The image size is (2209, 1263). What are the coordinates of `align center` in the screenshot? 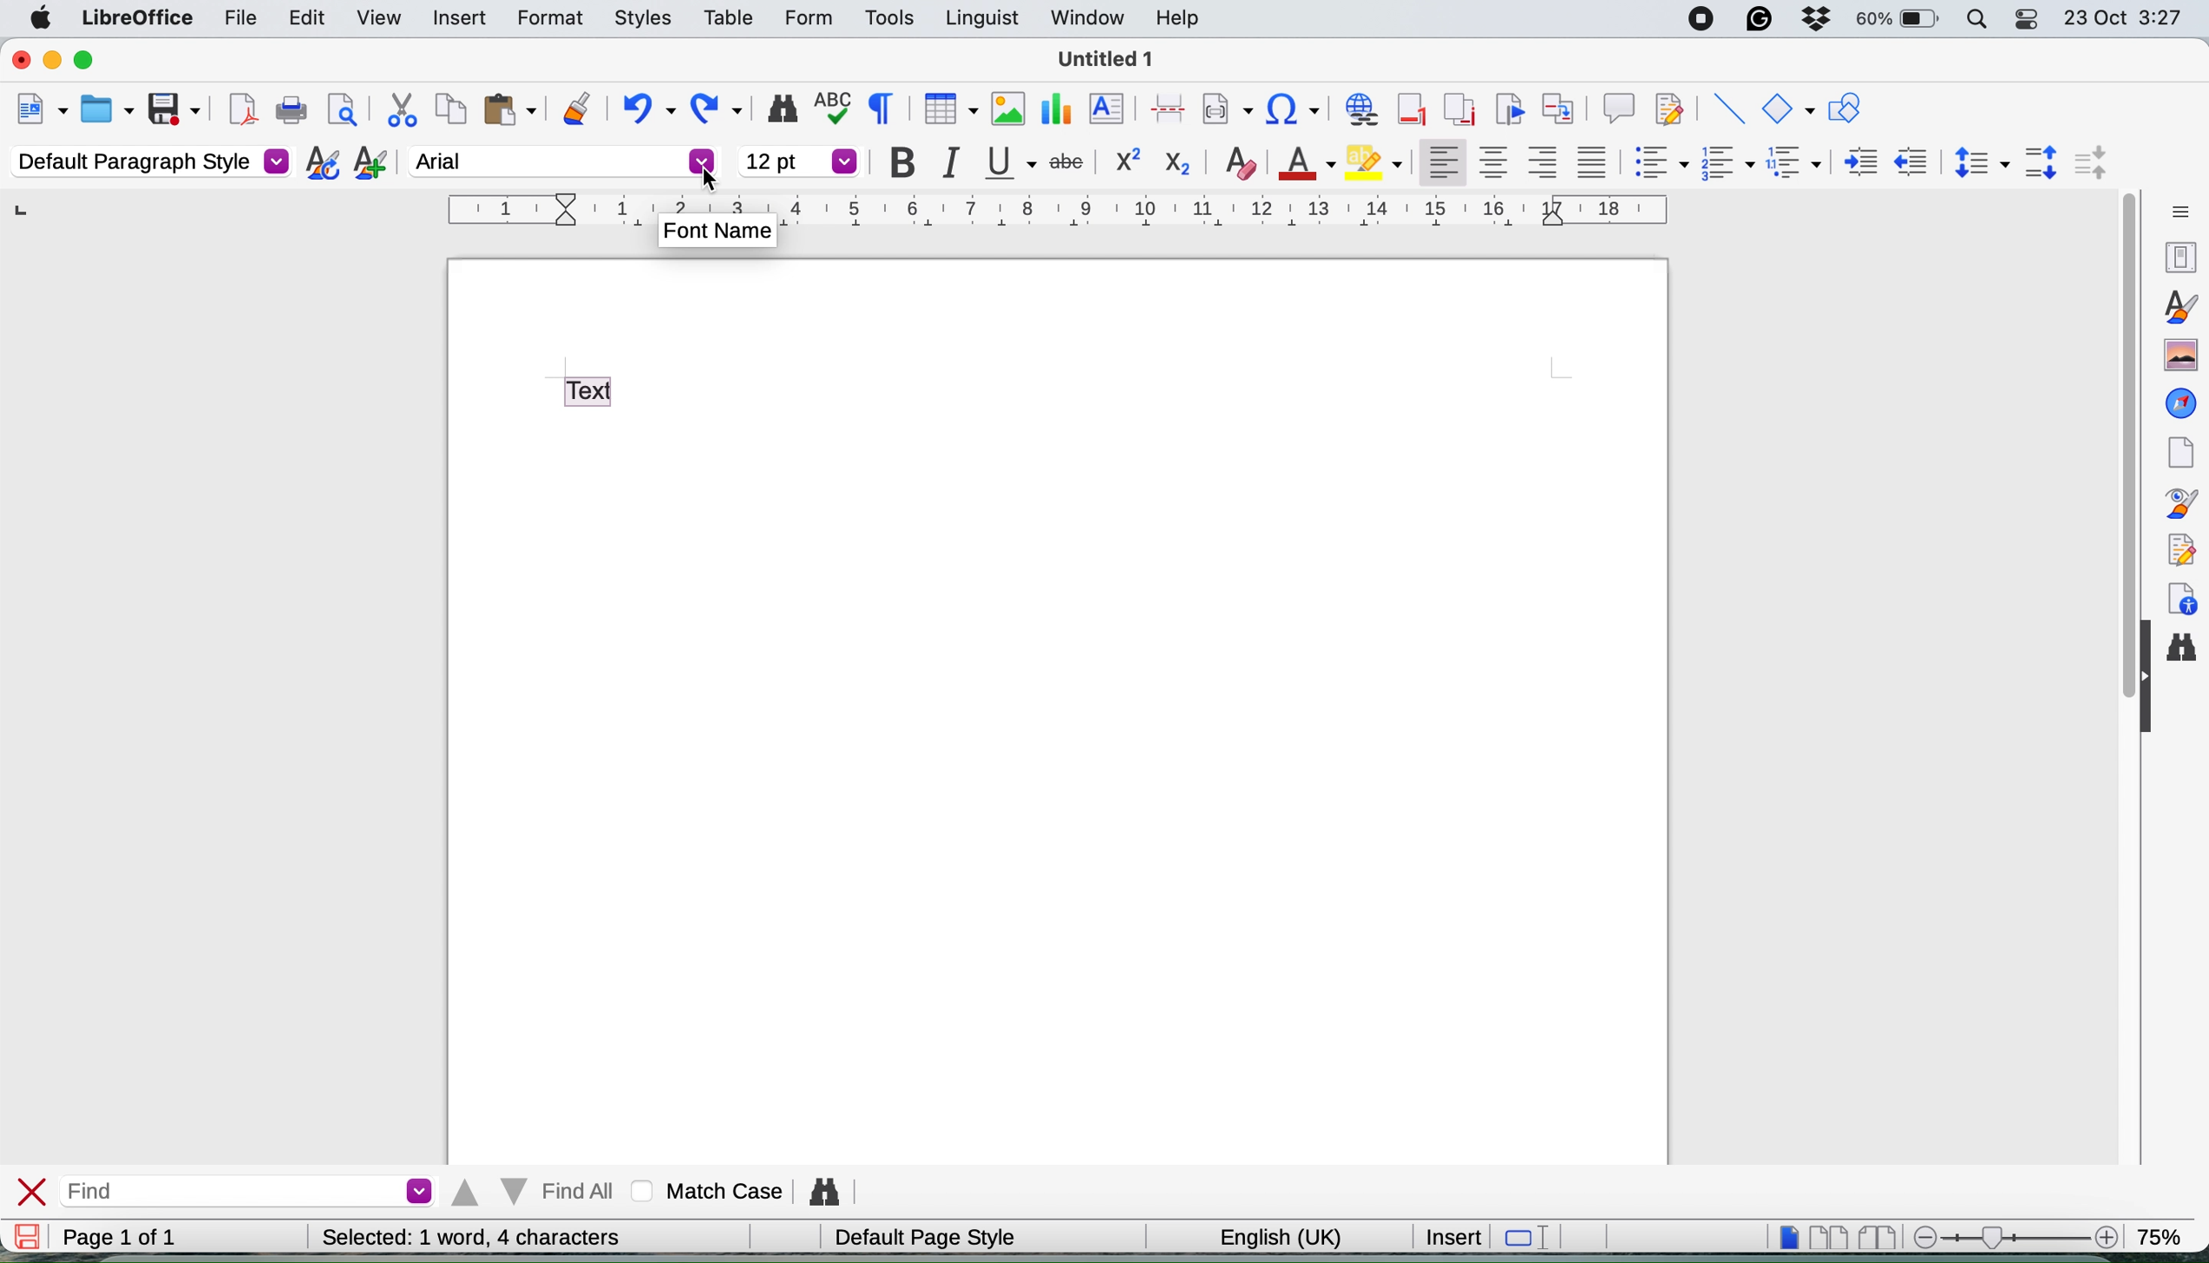 It's located at (1495, 163).